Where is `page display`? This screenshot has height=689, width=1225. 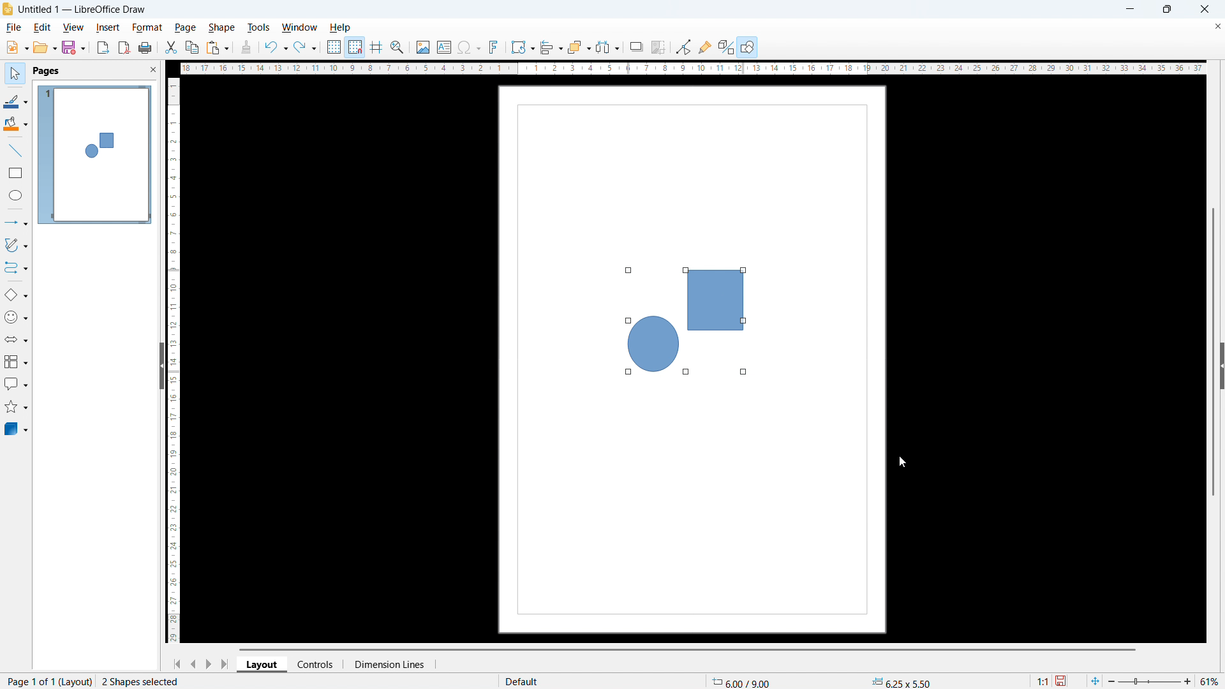
page display is located at coordinates (94, 154).